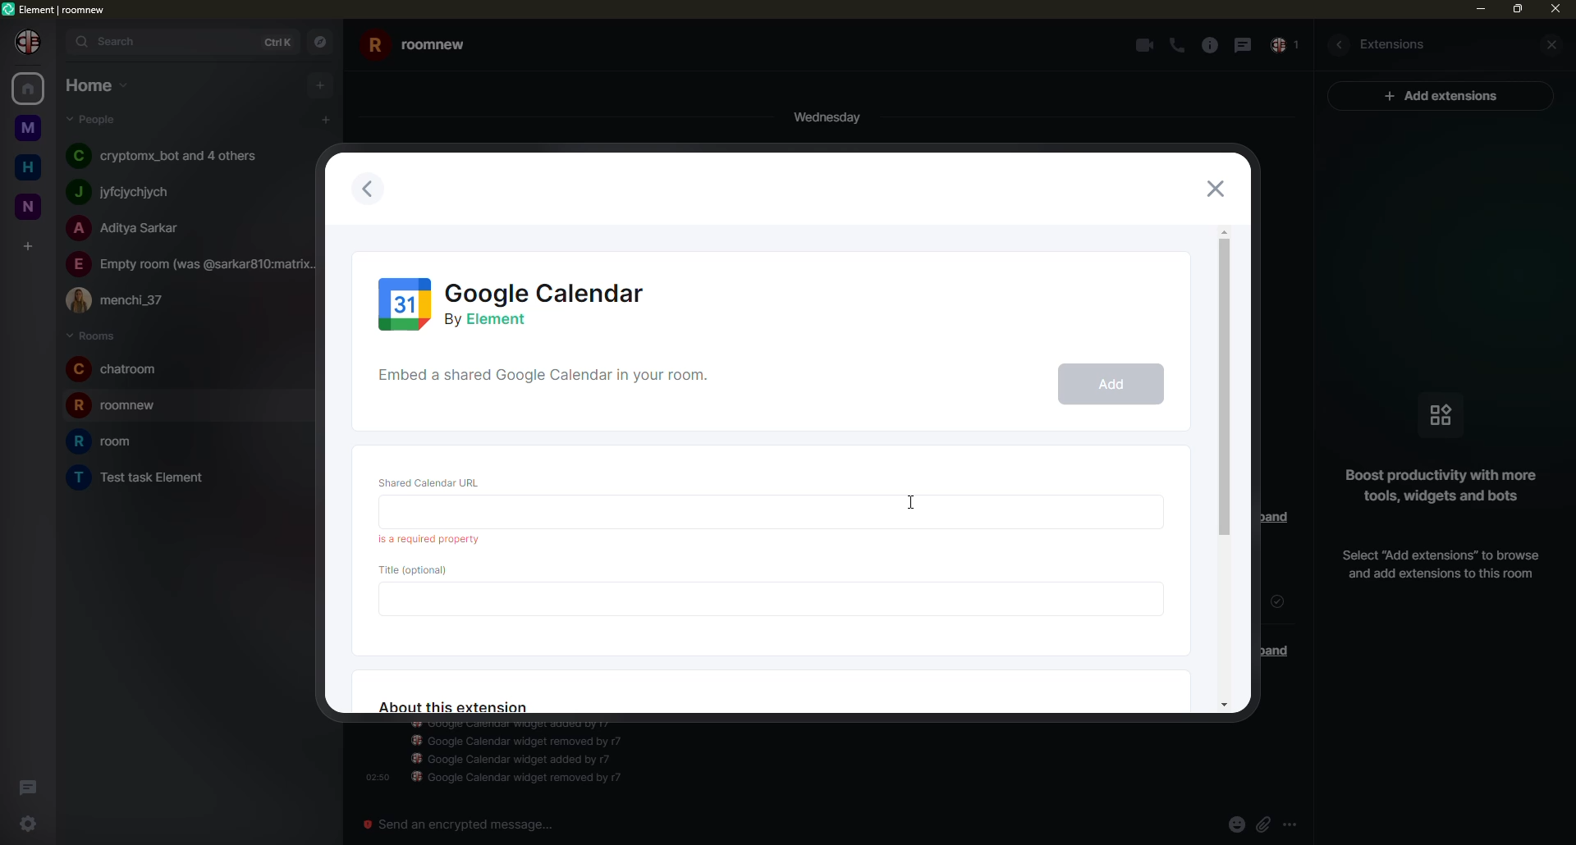  I want to click on required, so click(431, 538).